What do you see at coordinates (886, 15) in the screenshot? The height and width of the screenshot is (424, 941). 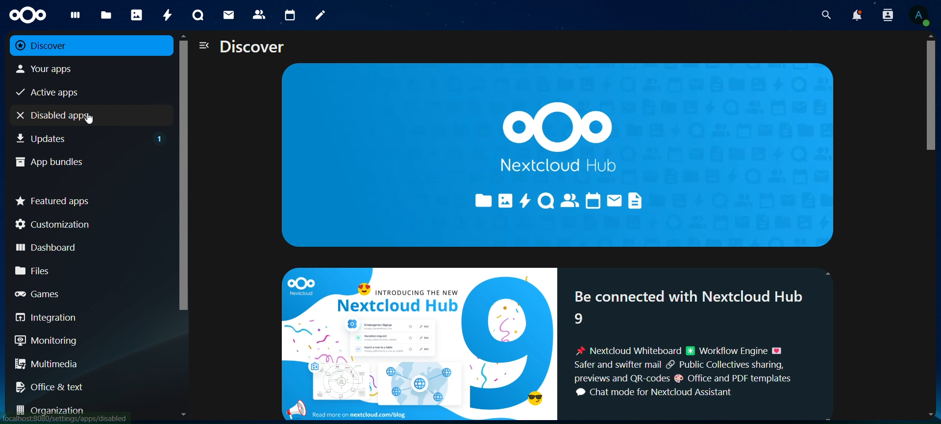 I see `notification` at bounding box center [886, 15].